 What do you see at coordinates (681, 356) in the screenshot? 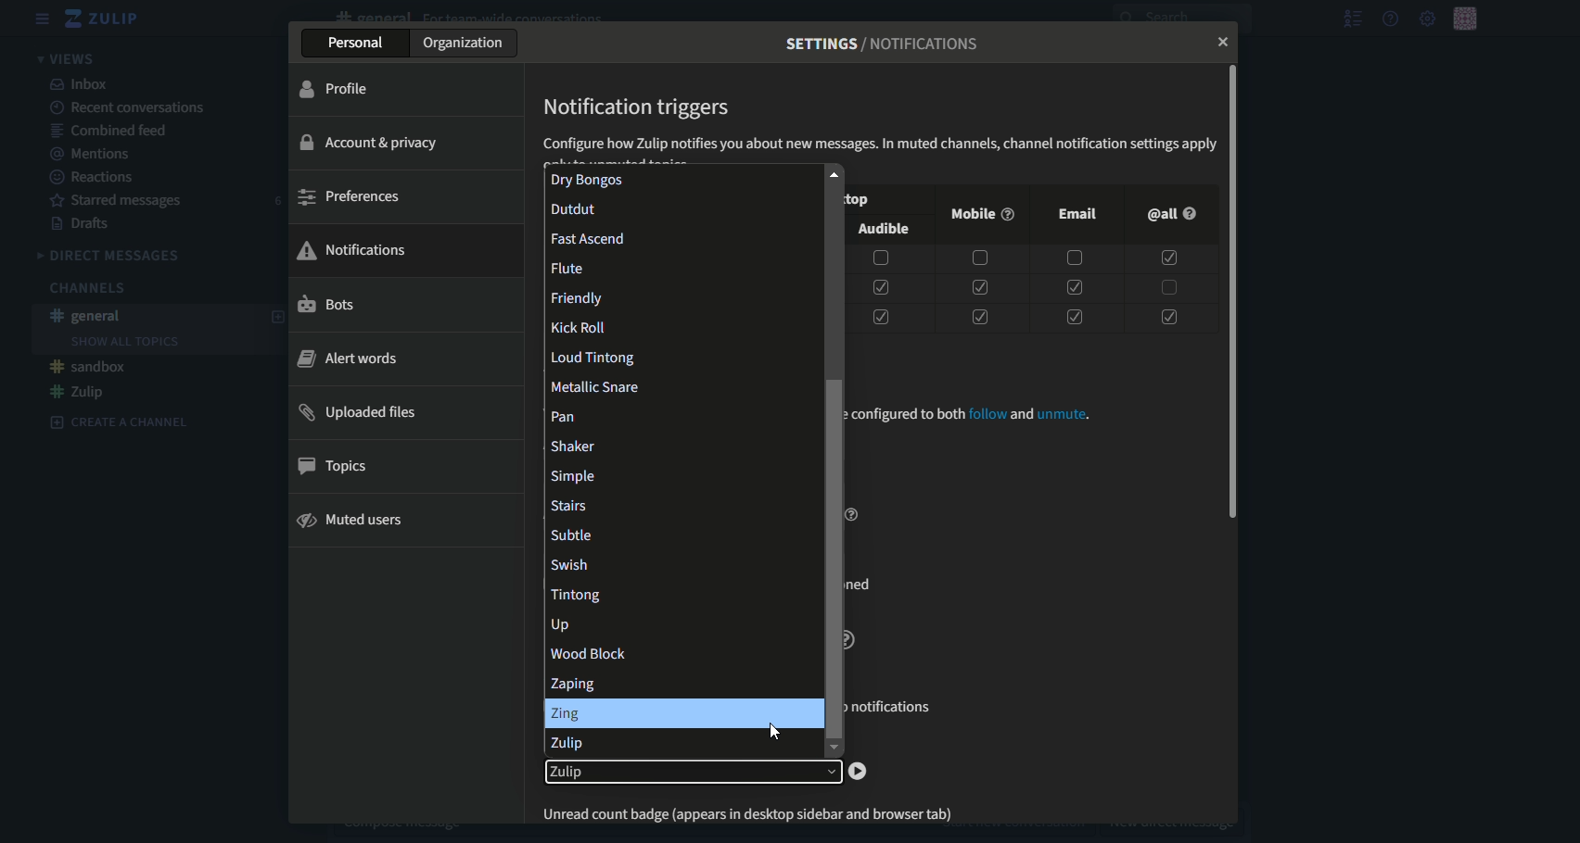
I see `loud tintong` at bounding box center [681, 356].